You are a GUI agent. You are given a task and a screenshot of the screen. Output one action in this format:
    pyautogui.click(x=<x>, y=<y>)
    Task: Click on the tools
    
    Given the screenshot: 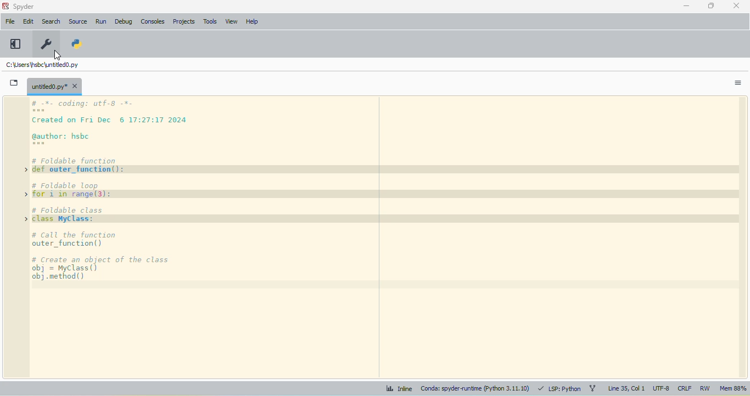 What is the action you would take?
    pyautogui.click(x=210, y=21)
    